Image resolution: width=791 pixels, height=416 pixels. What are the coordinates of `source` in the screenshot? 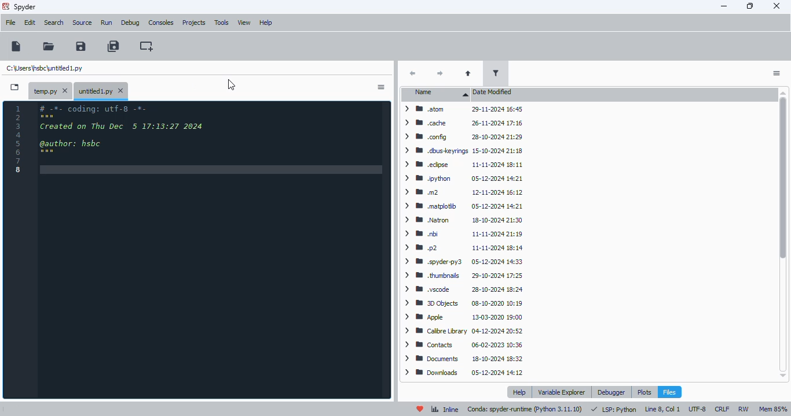 It's located at (83, 23).